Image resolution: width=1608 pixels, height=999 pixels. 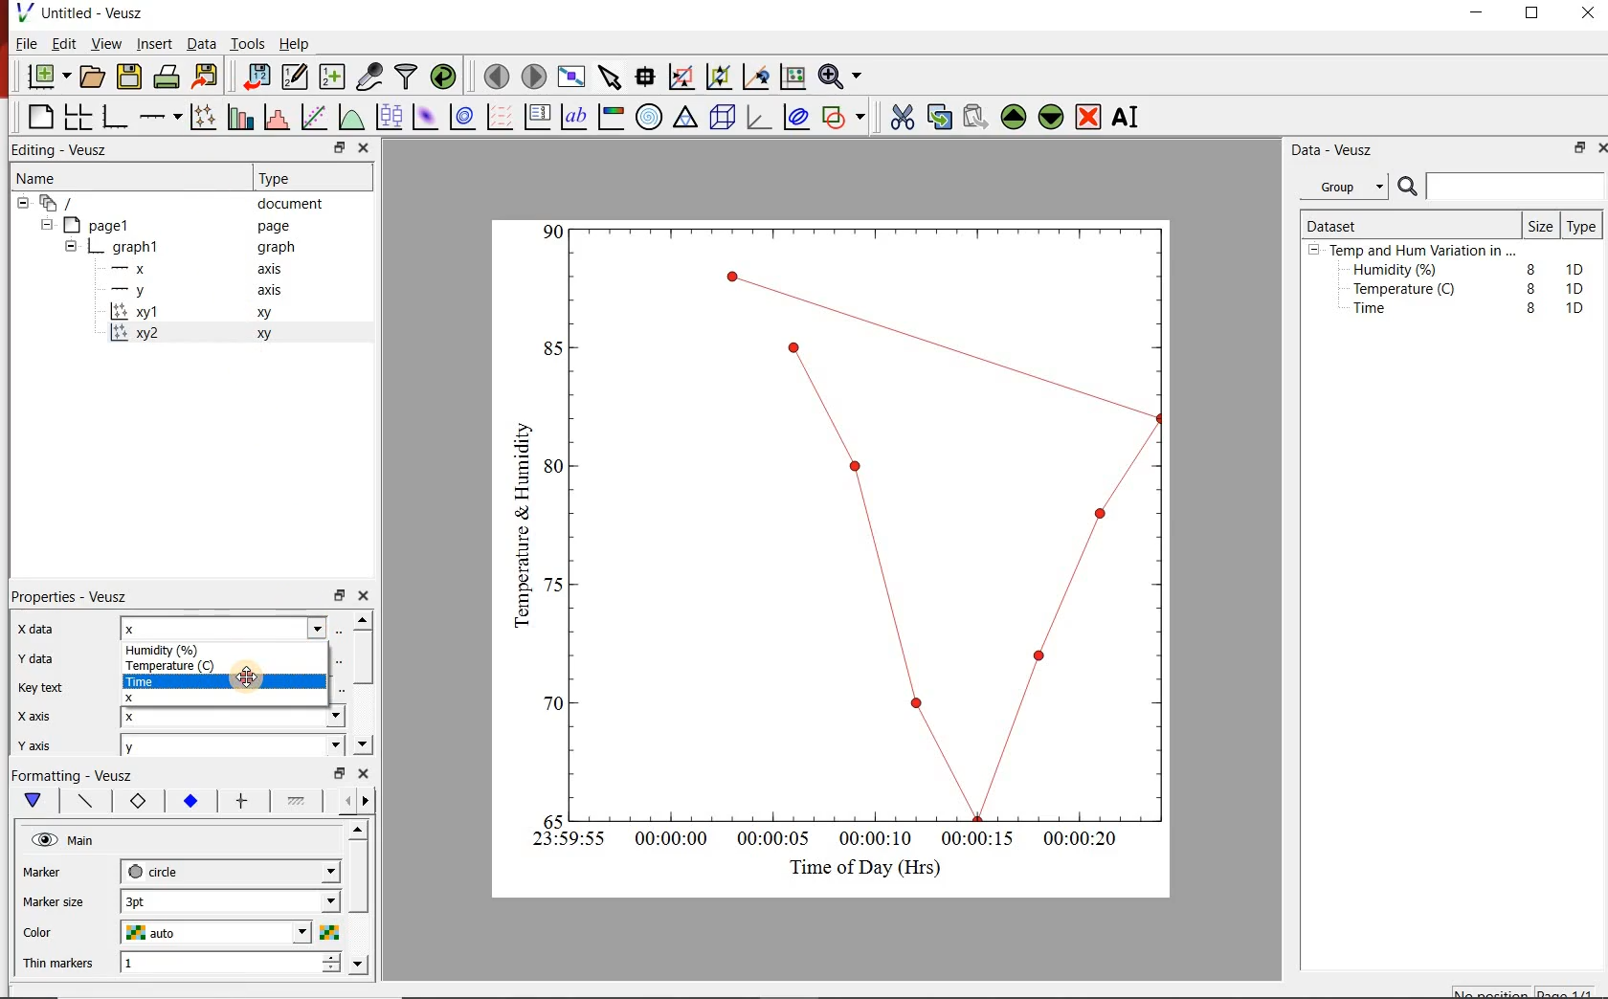 What do you see at coordinates (369, 801) in the screenshot?
I see `go forward` at bounding box center [369, 801].